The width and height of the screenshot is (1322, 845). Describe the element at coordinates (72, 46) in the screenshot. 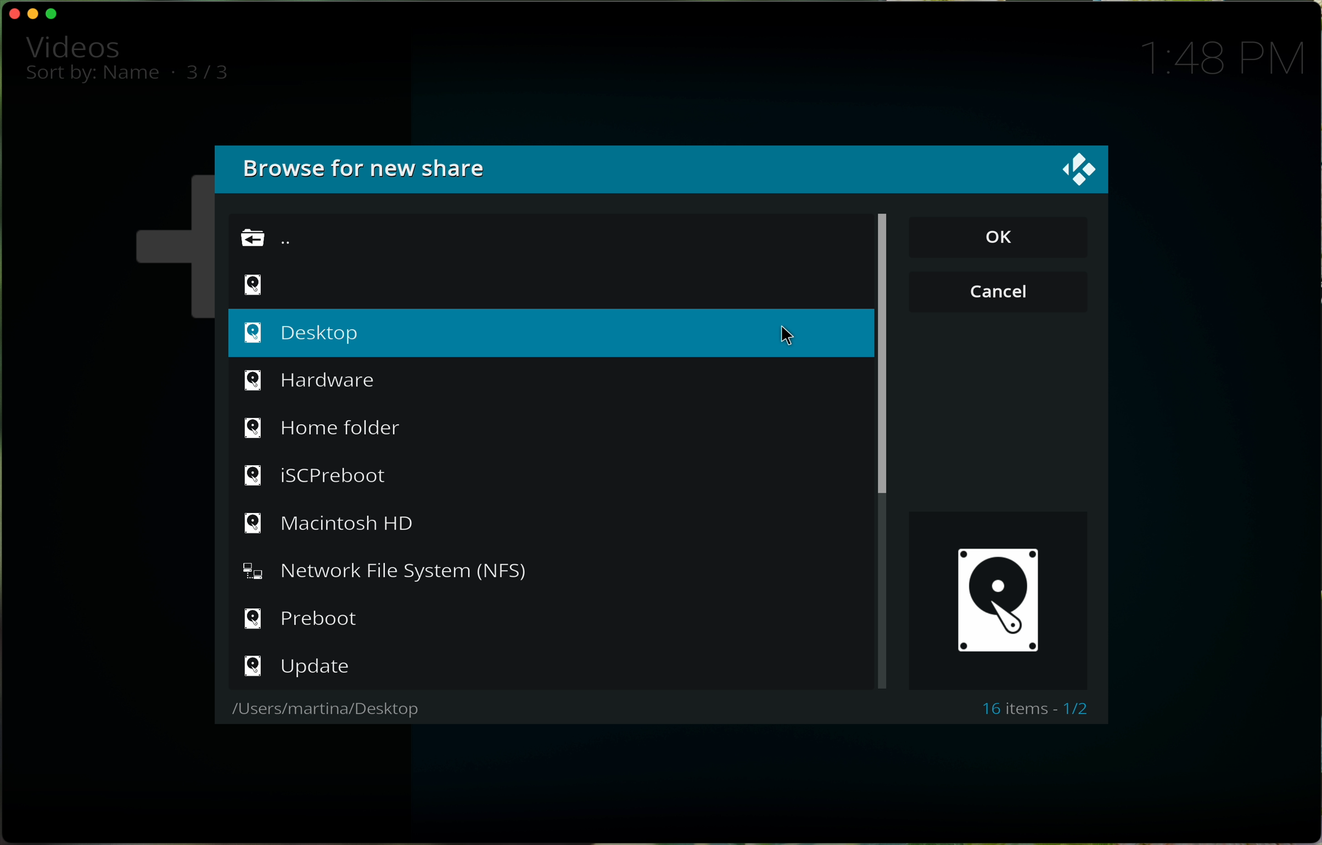

I see `video` at that location.